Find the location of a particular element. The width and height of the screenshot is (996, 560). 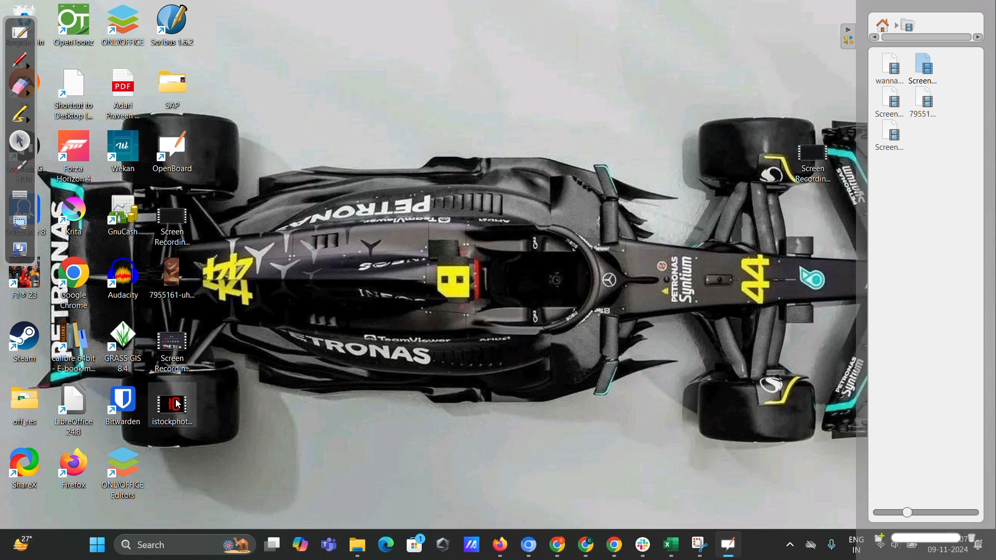

Audacity is located at coordinates (120, 279).